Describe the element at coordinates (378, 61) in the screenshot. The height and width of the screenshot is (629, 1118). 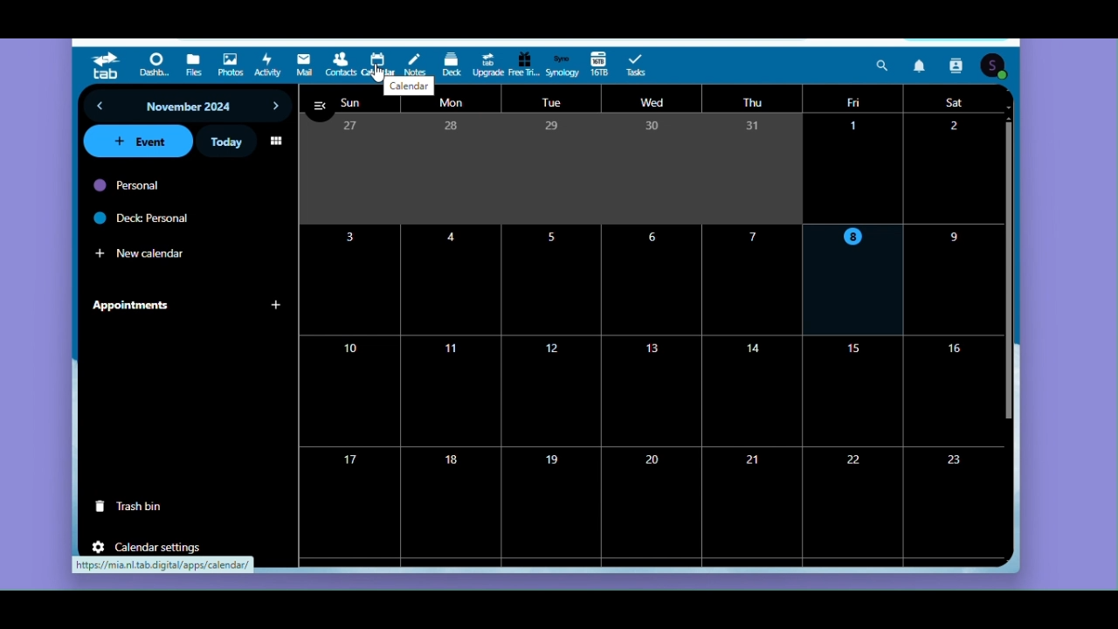
I see `Calendar` at that location.